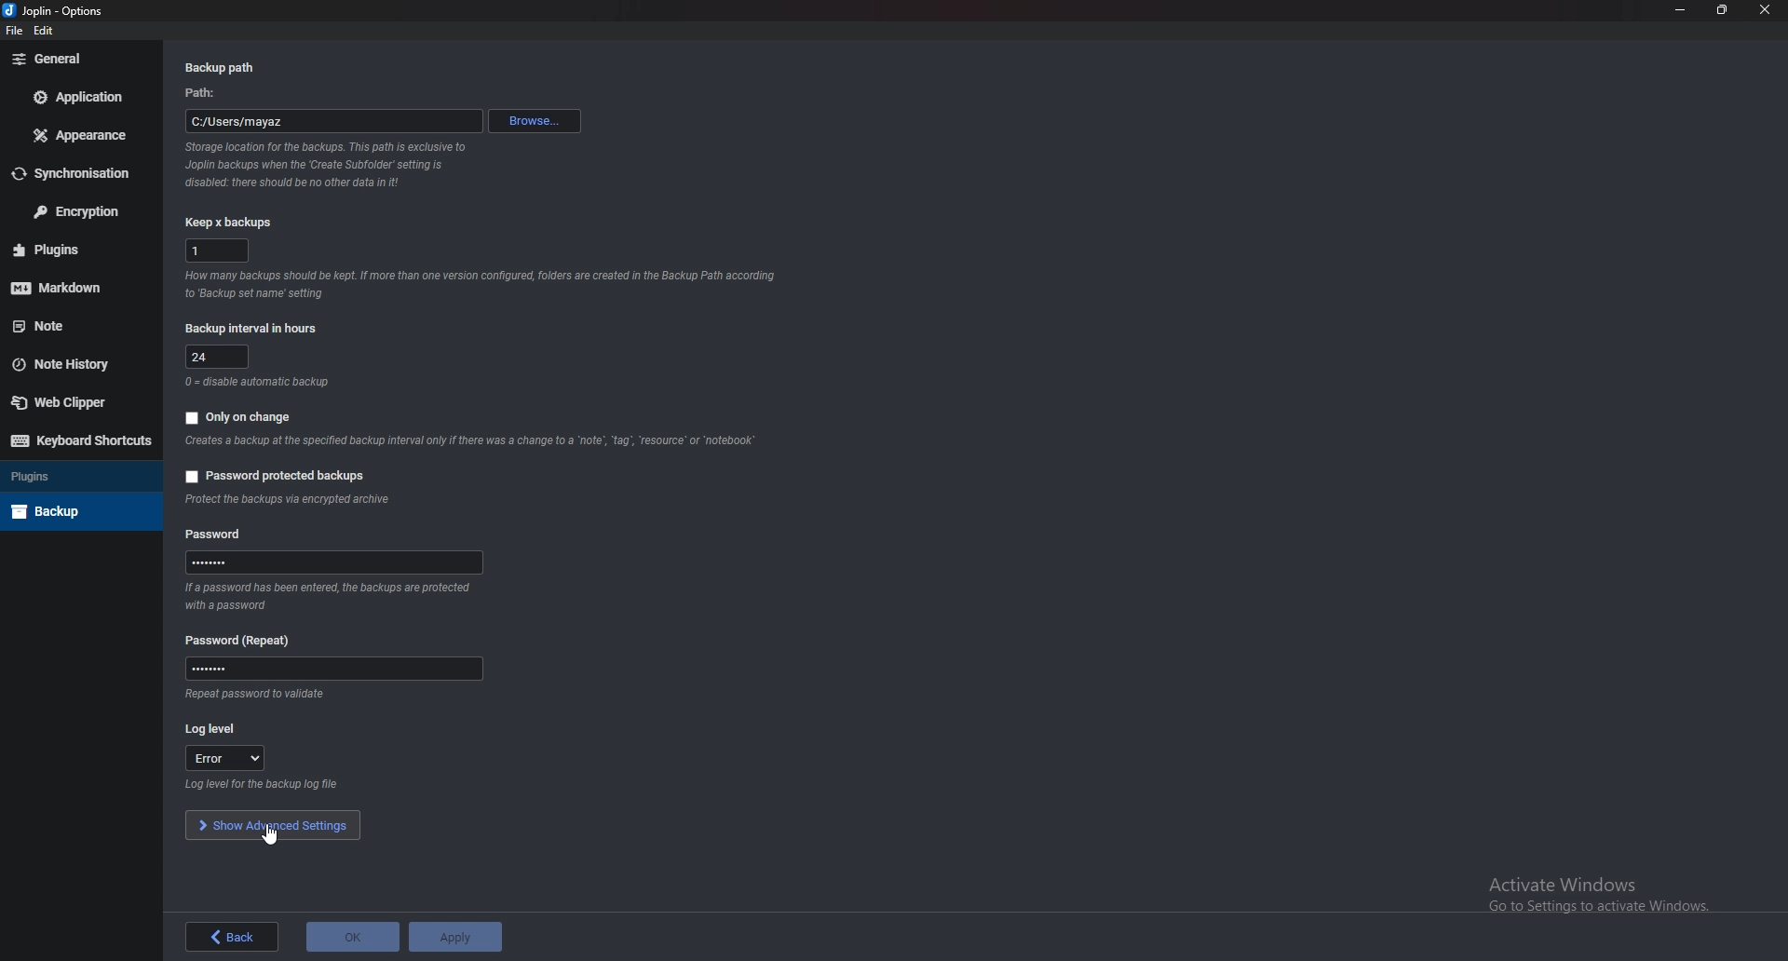 Image resolution: width=1788 pixels, height=961 pixels. I want to click on edit, so click(45, 32).